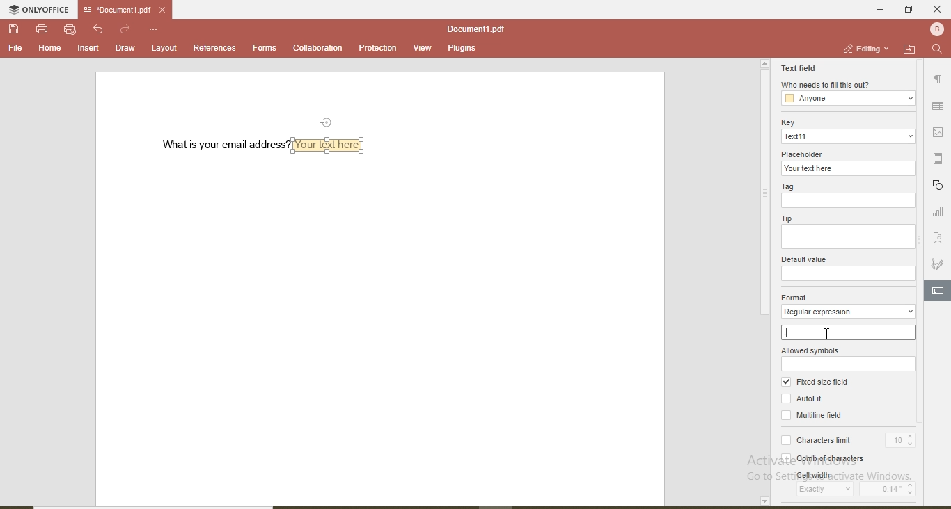 Image resolution: width=951 pixels, height=509 pixels. Describe the element at coordinates (475, 29) in the screenshot. I see `file name` at that location.